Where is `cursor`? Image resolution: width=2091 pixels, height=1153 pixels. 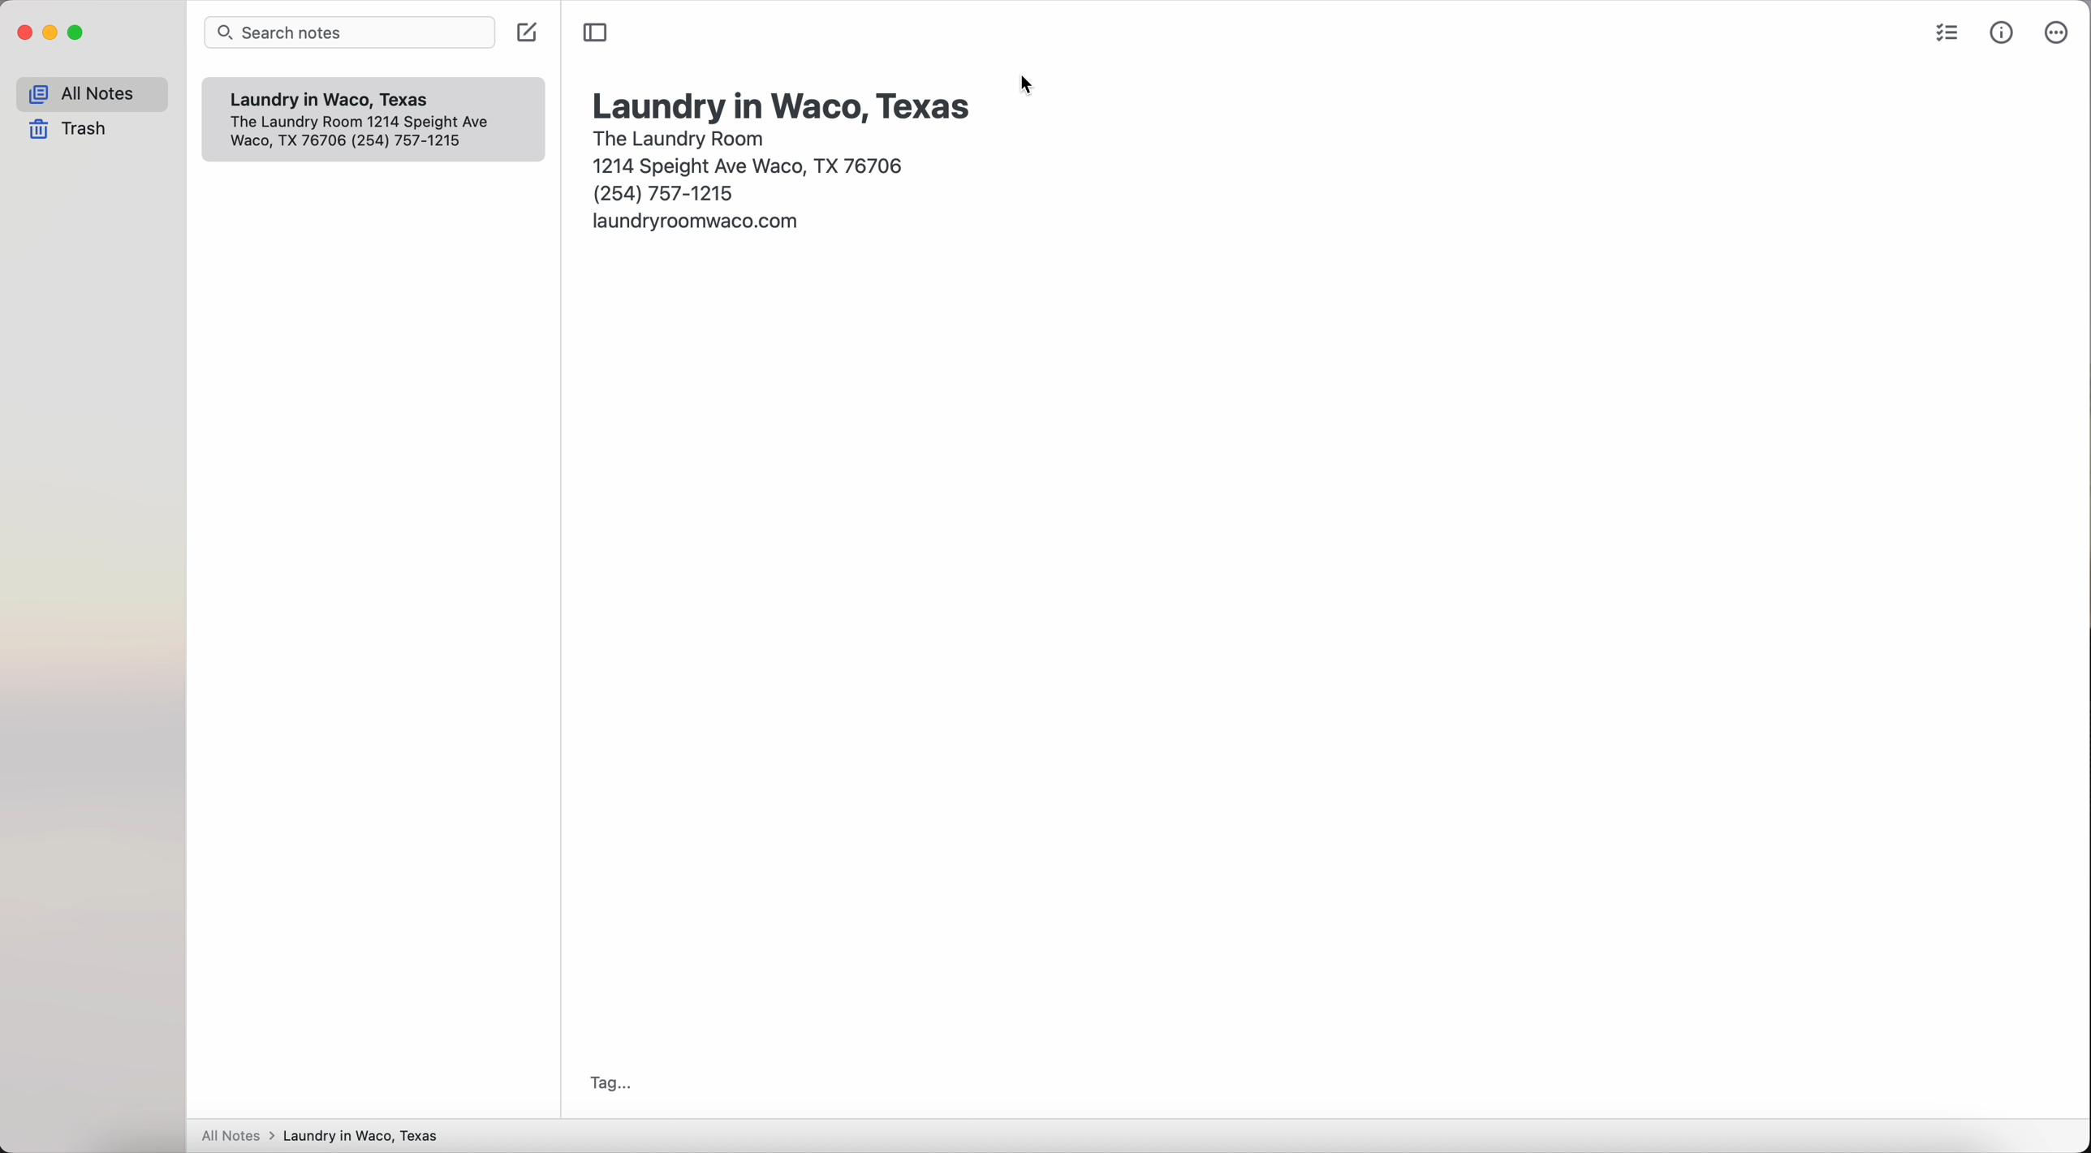
cursor is located at coordinates (1028, 86).